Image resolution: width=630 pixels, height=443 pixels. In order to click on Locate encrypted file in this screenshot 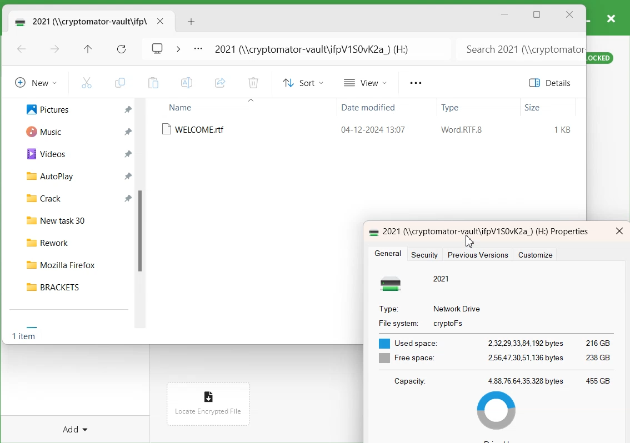, I will do `click(208, 411)`.